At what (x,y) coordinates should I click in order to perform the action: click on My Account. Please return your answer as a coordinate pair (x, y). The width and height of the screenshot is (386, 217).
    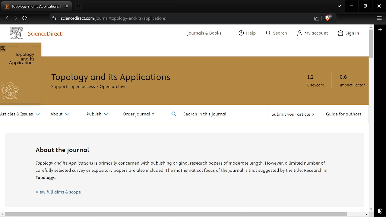
    Looking at the image, I should click on (311, 34).